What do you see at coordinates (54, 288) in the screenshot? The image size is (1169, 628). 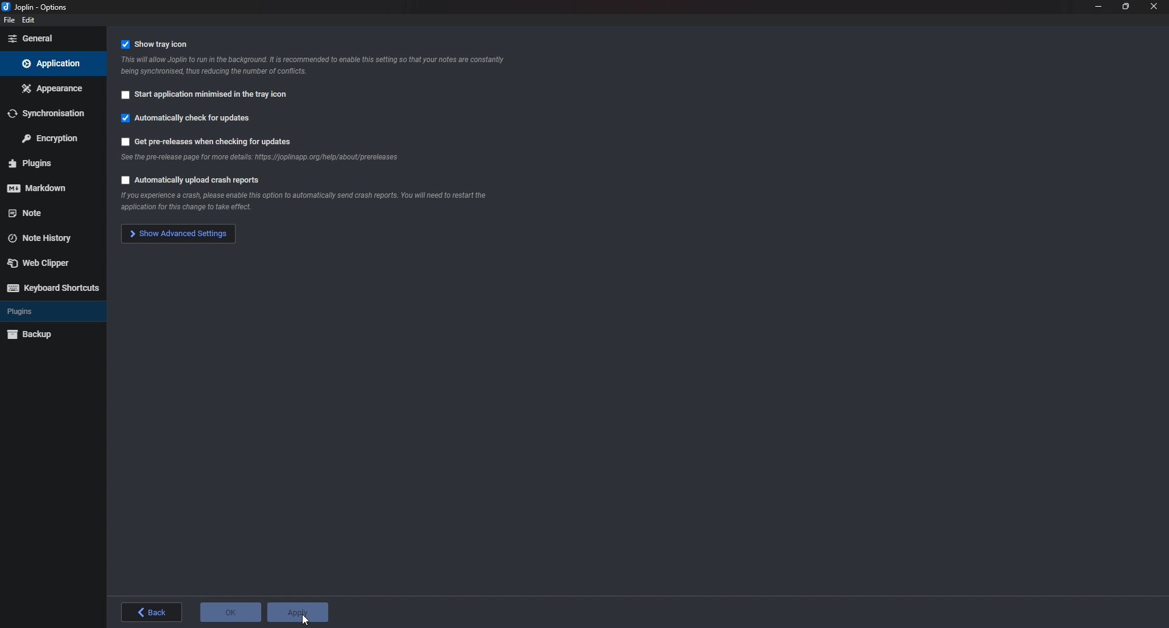 I see `Keyboard shortcuts` at bounding box center [54, 288].